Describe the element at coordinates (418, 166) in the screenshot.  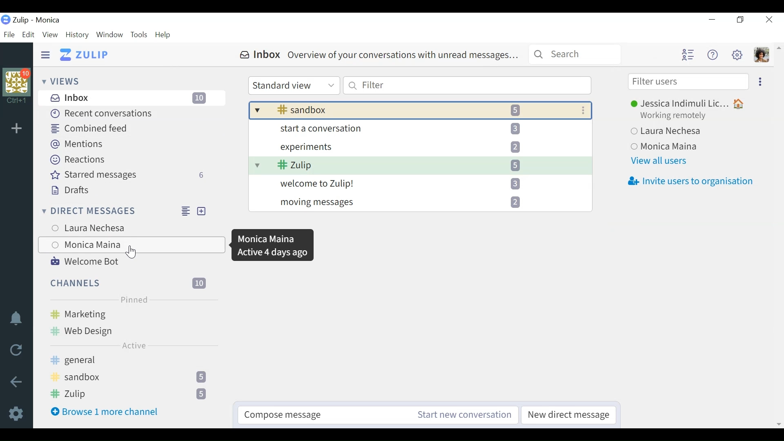
I see `Zulip` at that location.